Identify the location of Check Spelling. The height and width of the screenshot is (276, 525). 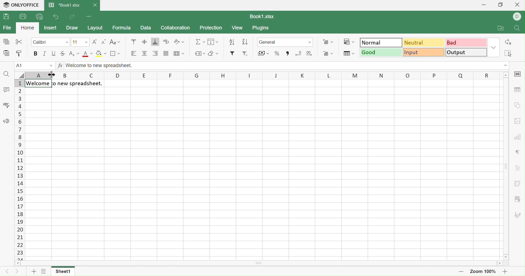
(7, 104).